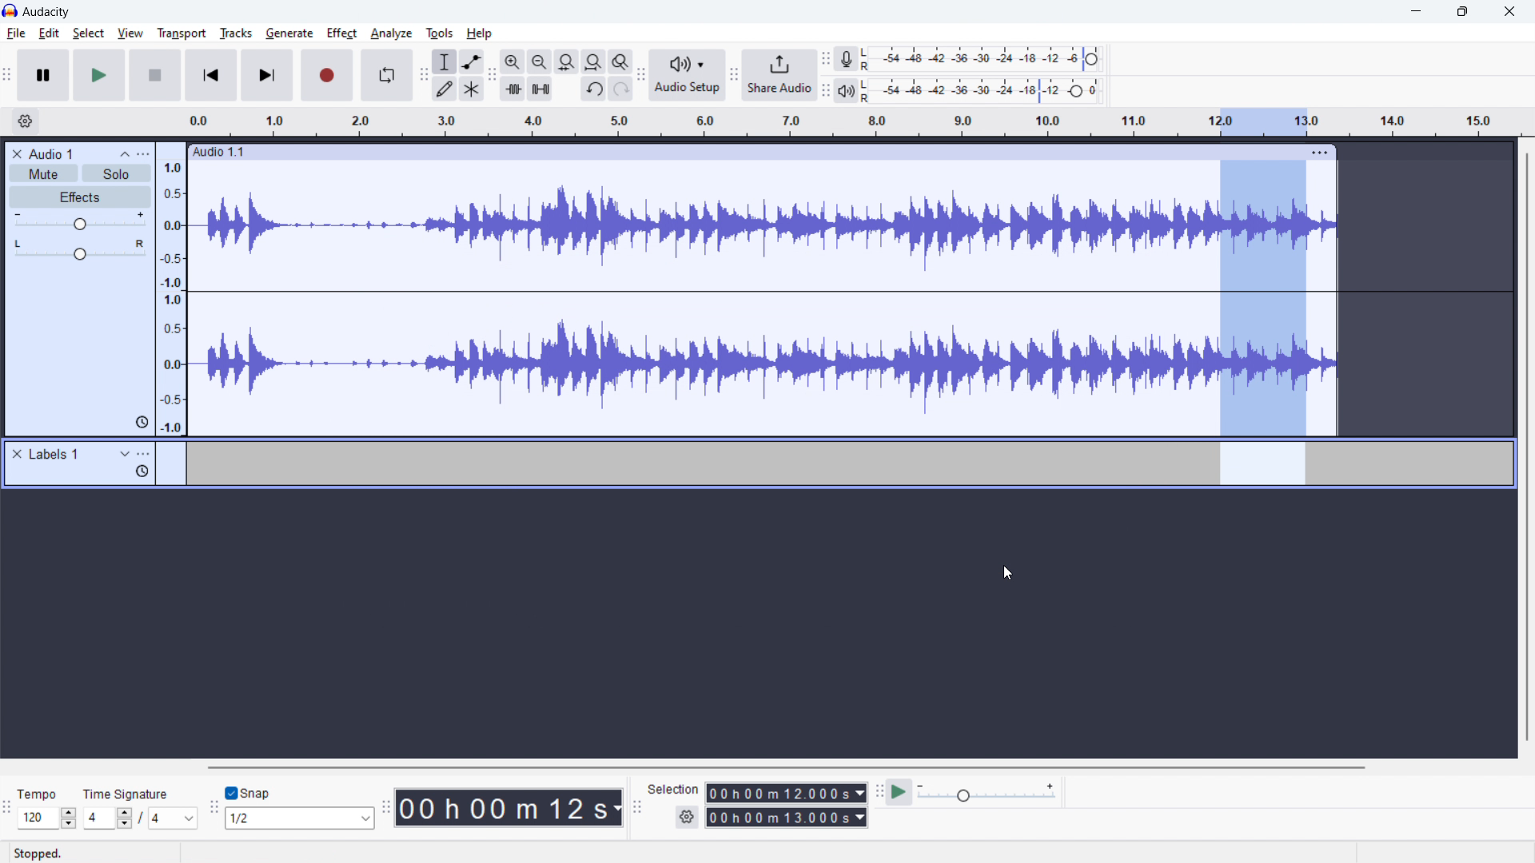  Describe the element at coordinates (492, 76) in the screenshot. I see `edit toolbar` at that location.